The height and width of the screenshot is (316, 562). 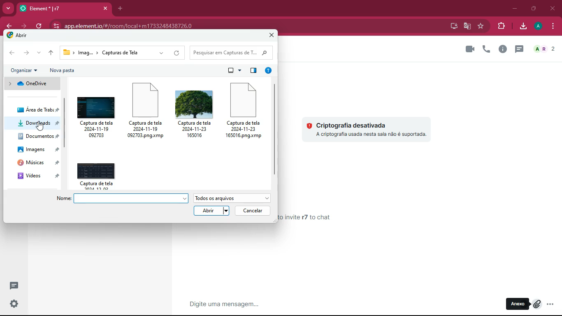 What do you see at coordinates (123, 53) in the screenshot?
I see `> imag...>capturas de tela` at bounding box center [123, 53].